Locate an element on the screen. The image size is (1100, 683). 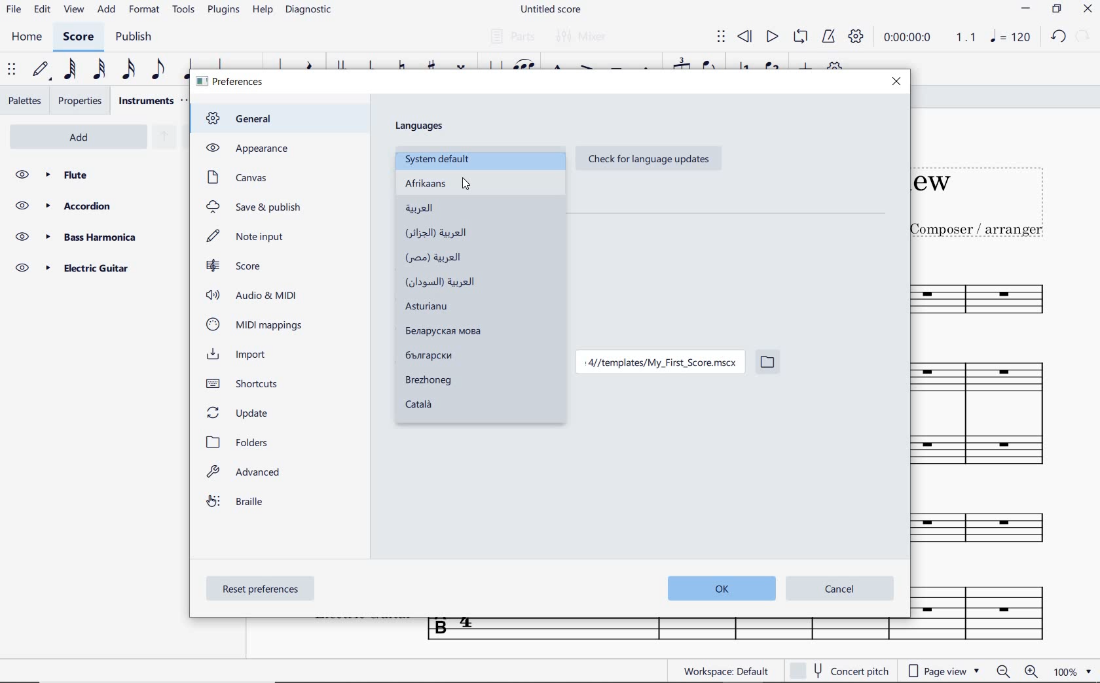
zoom in or zoom out is located at coordinates (1015, 671).